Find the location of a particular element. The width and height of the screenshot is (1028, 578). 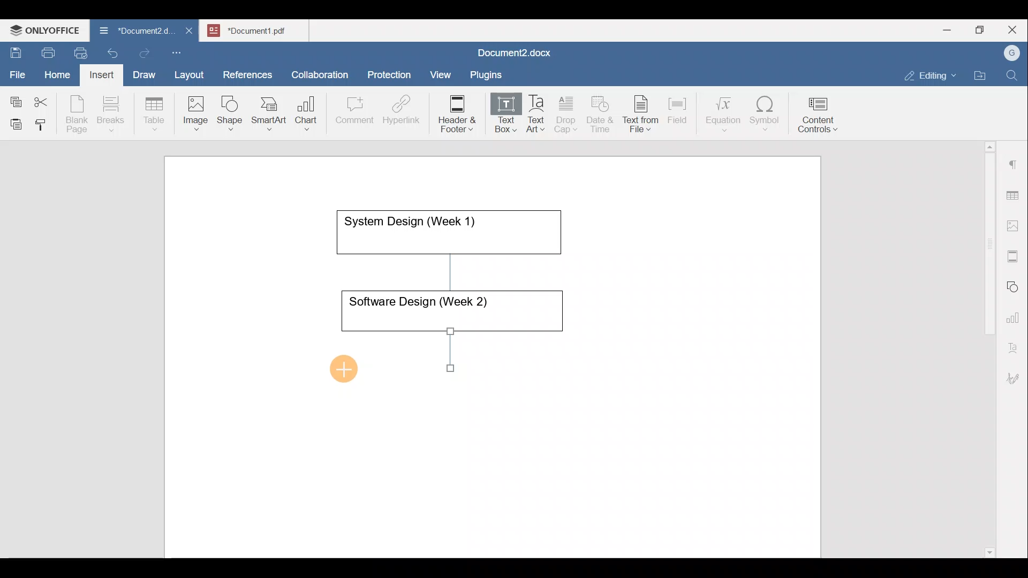

Draw is located at coordinates (142, 72).